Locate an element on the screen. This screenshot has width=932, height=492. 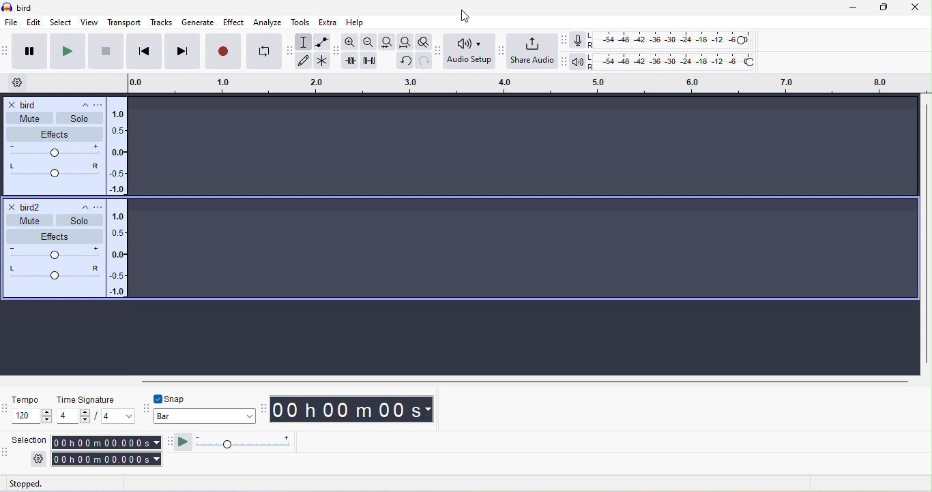
undo is located at coordinates (403, 63).